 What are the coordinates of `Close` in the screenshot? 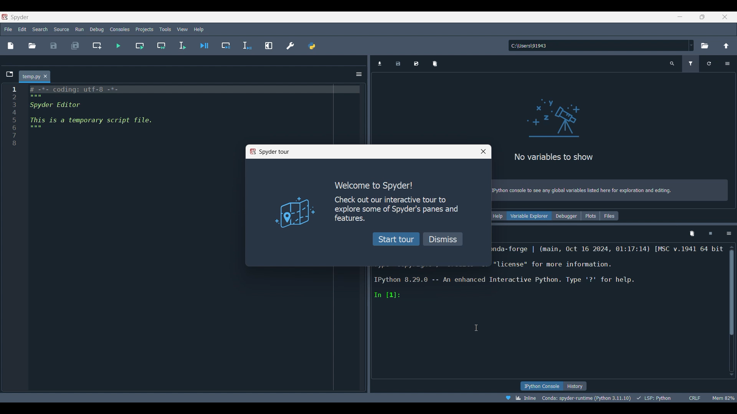 It's located at (424, 65).